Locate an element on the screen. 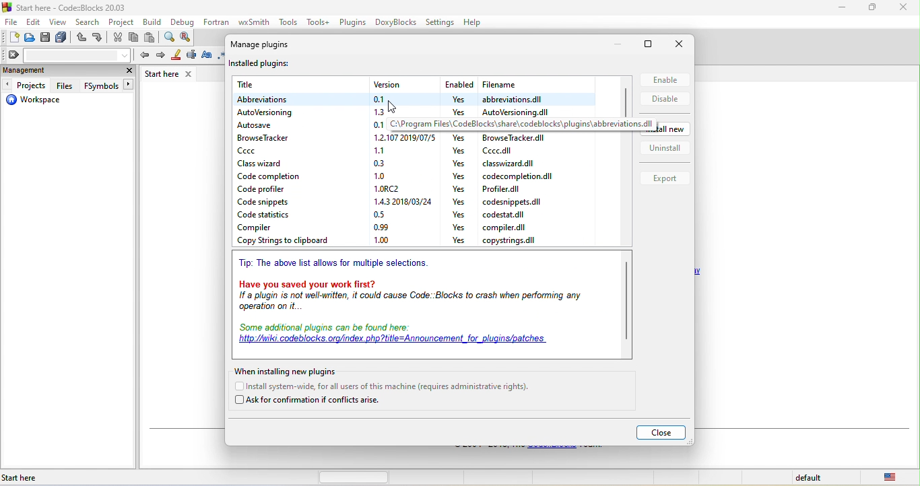 Image resolution: width=920 pixels, height=486 pixels. copy is located at coordinates (133, 37).